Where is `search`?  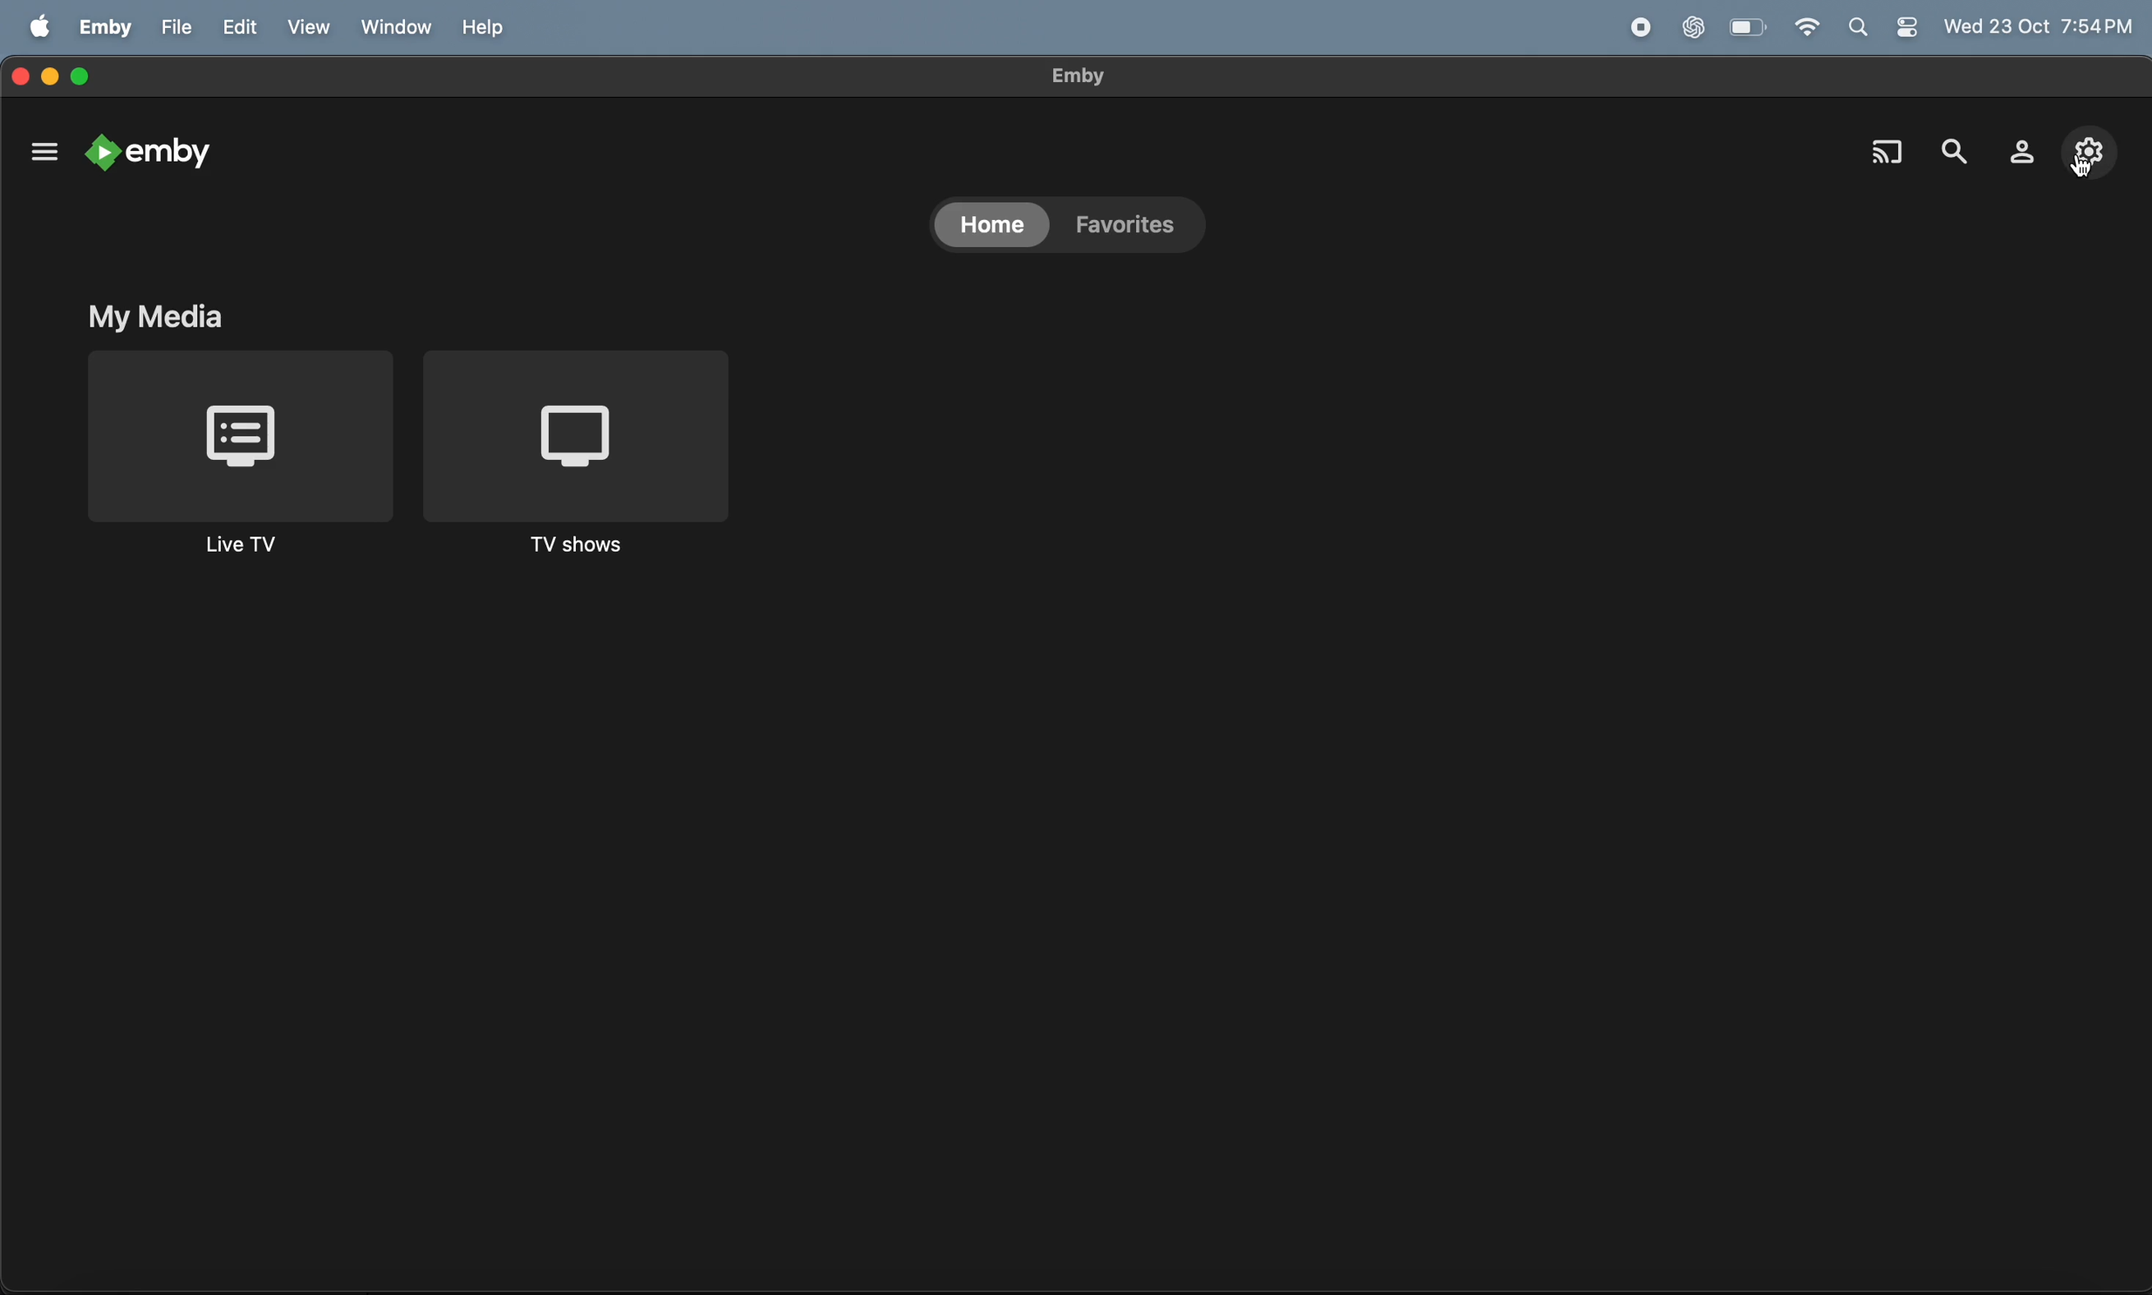 search is located at coordinates (1953, 144).